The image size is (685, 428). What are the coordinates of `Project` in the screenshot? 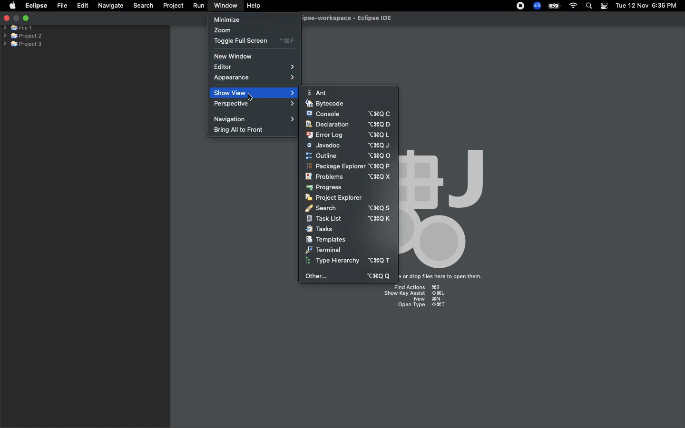 It's located at (173, 6).